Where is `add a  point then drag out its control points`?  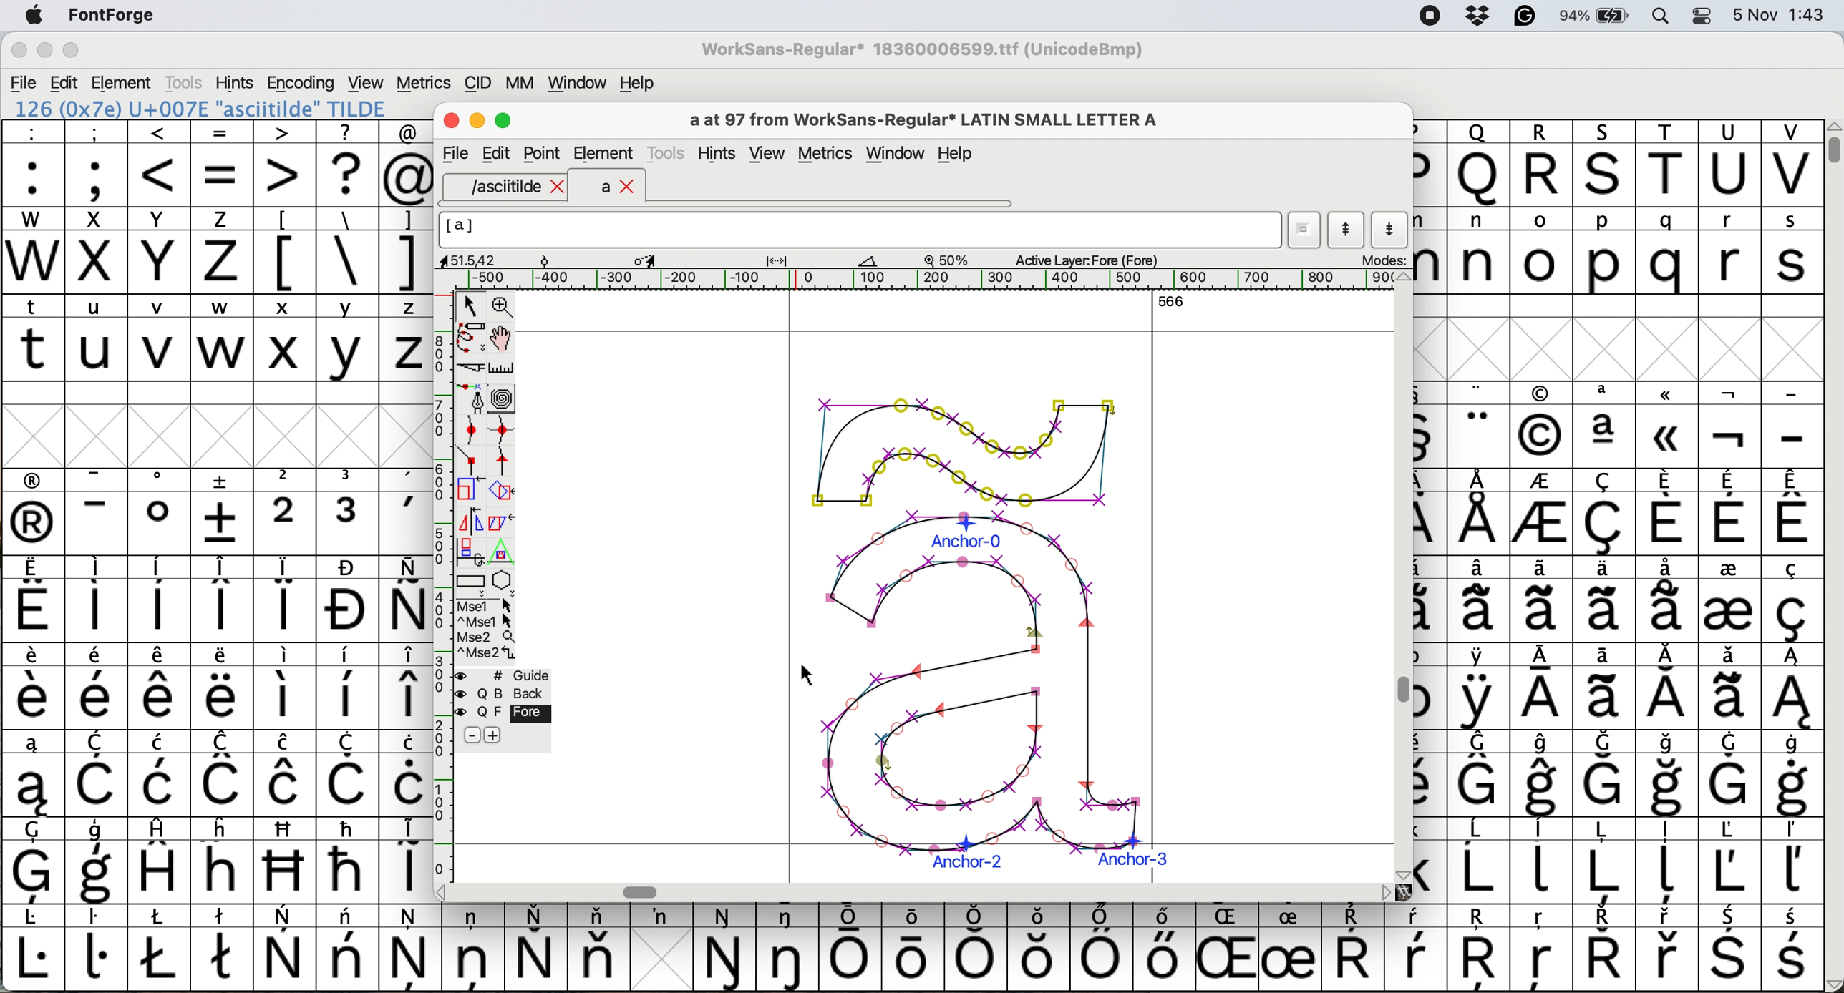
add a  point then drag out its control points is located at coordinates (472, 398).